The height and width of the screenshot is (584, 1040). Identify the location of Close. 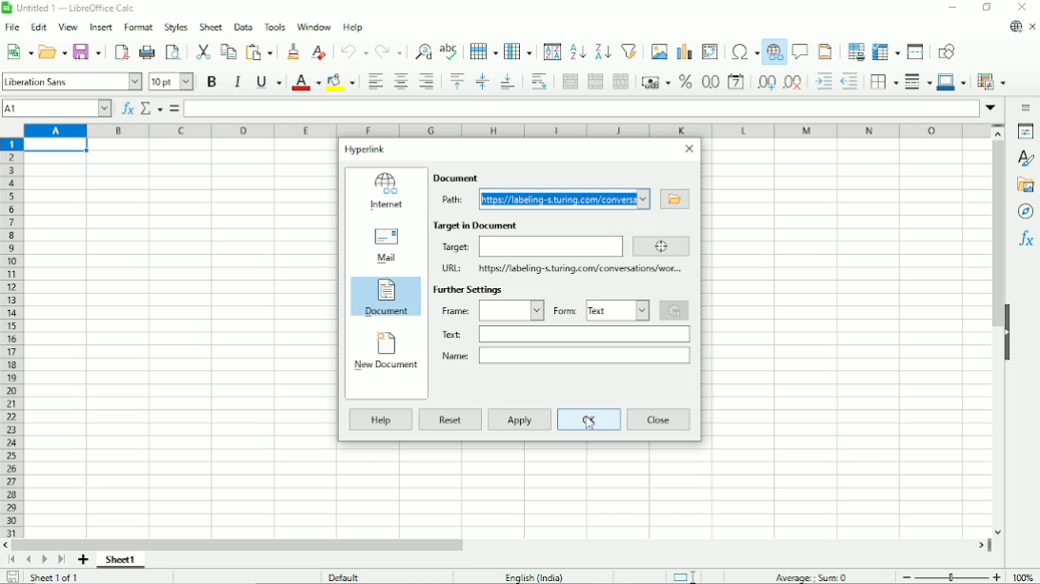
(690, 149).